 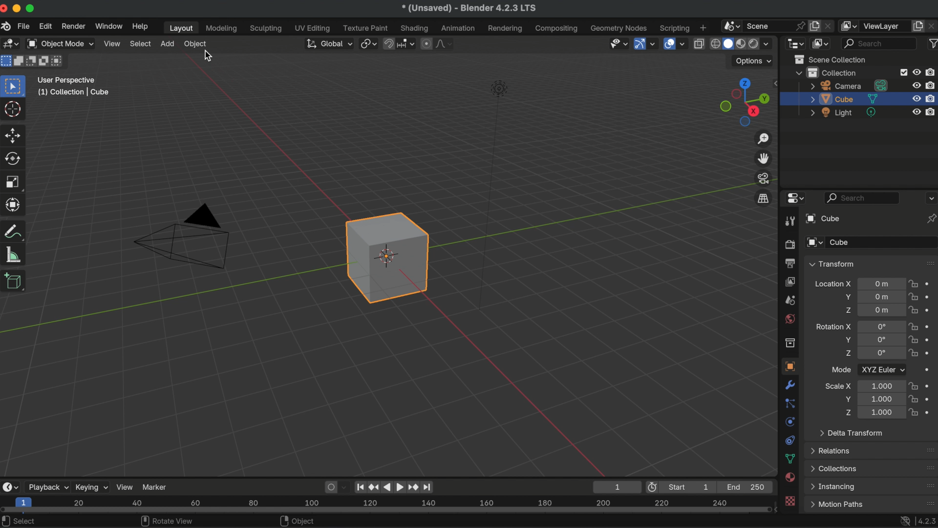 I want to click on 1, so click(x=615, y=486).